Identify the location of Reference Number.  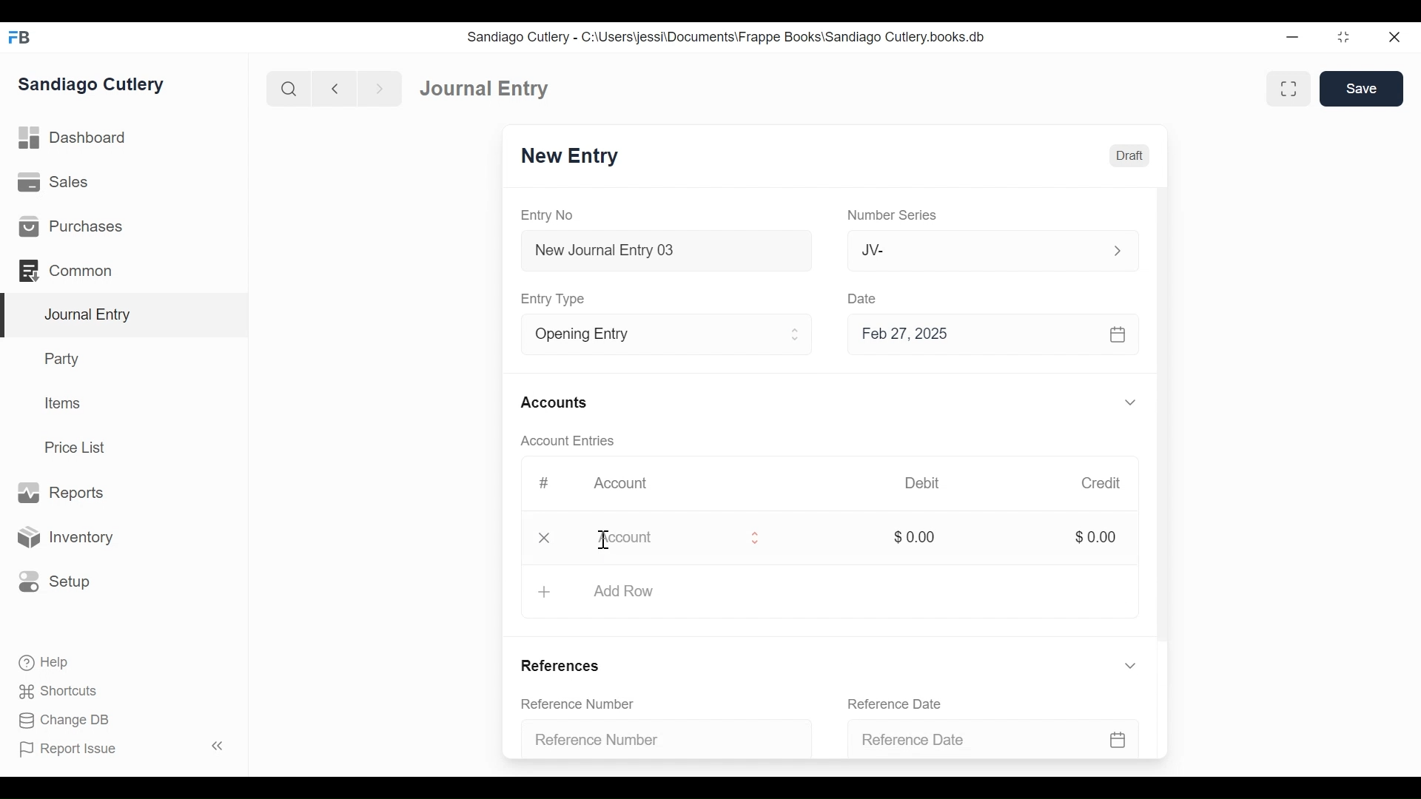
(658, 737).